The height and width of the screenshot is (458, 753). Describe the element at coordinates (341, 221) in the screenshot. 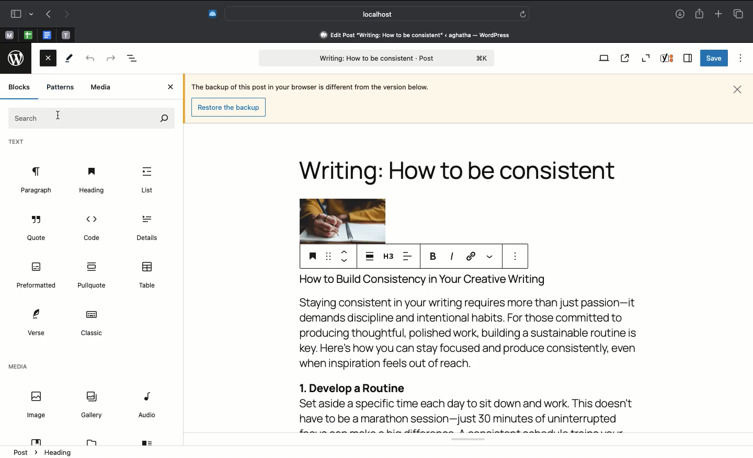

I see `Image` at that location.